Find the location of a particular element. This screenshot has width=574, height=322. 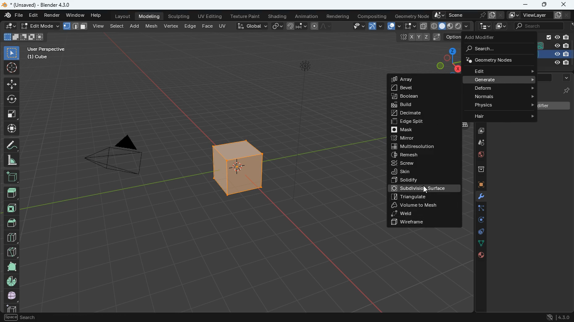

uv editing is located at coordinates (210, 16).